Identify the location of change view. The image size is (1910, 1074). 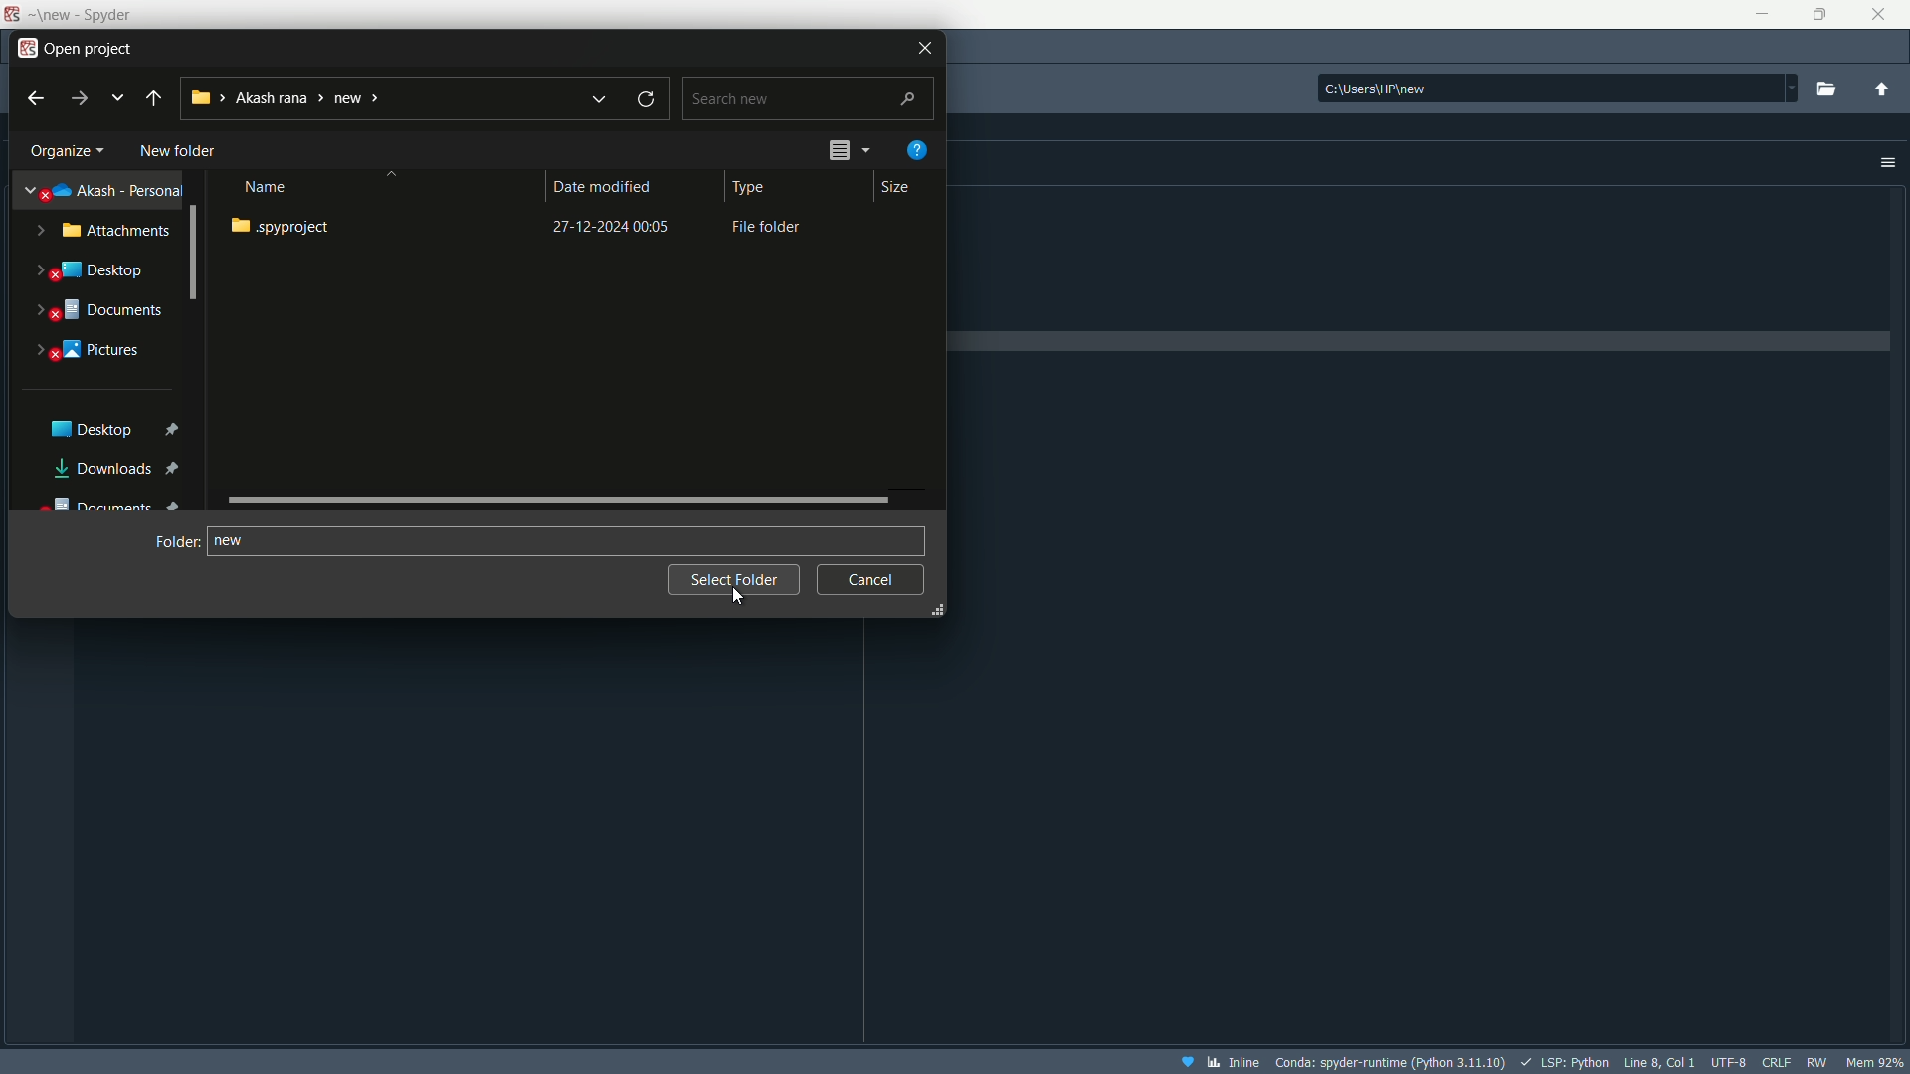
(851, 148).